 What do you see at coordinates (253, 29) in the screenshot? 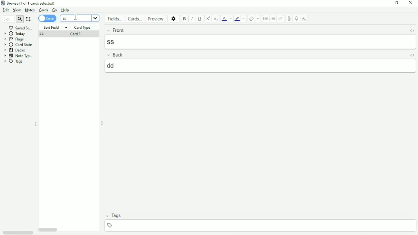
I see `Front` at bounding box center [253, 29].